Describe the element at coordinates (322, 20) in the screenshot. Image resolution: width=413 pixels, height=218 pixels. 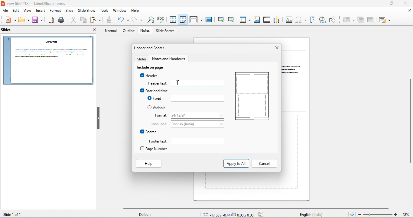
I see `hyperlink` at that location.